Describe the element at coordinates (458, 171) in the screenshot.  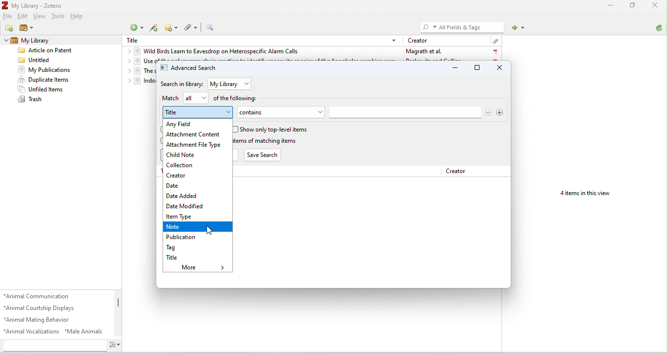
I see `Creator` at that location.